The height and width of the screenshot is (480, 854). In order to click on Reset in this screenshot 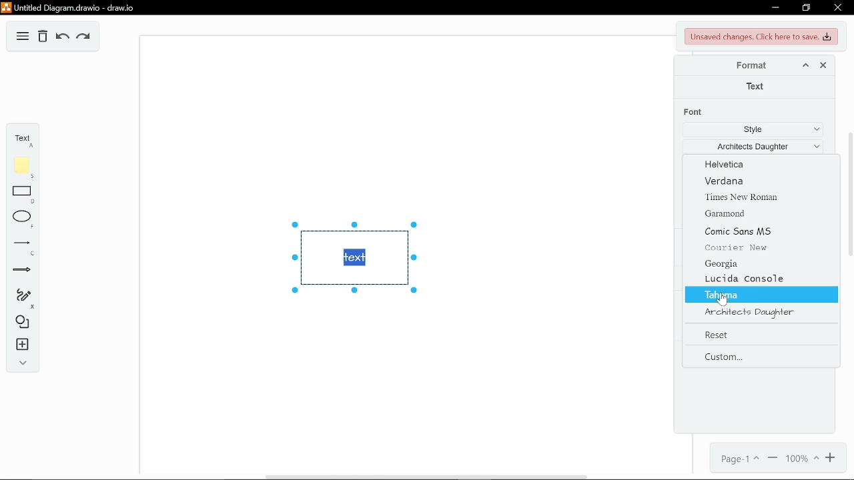, I will do `click(761, 335)`.